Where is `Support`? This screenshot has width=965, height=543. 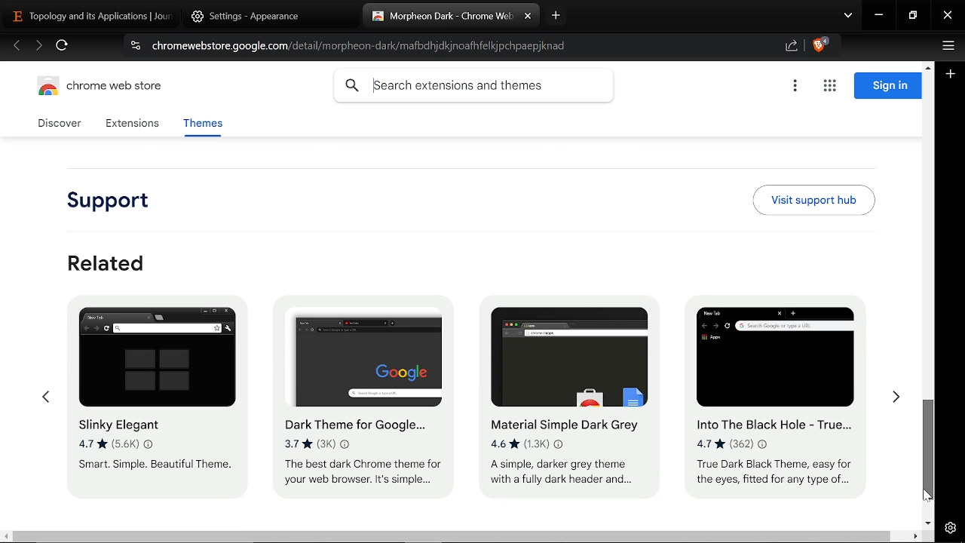 Support is located at coordinates (116, 202).